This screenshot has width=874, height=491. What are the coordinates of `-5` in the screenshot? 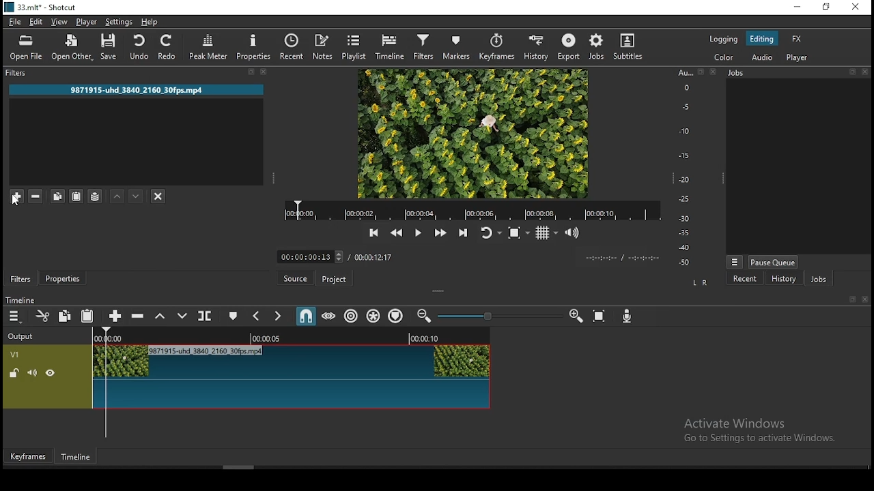 It's located at (688, 106).